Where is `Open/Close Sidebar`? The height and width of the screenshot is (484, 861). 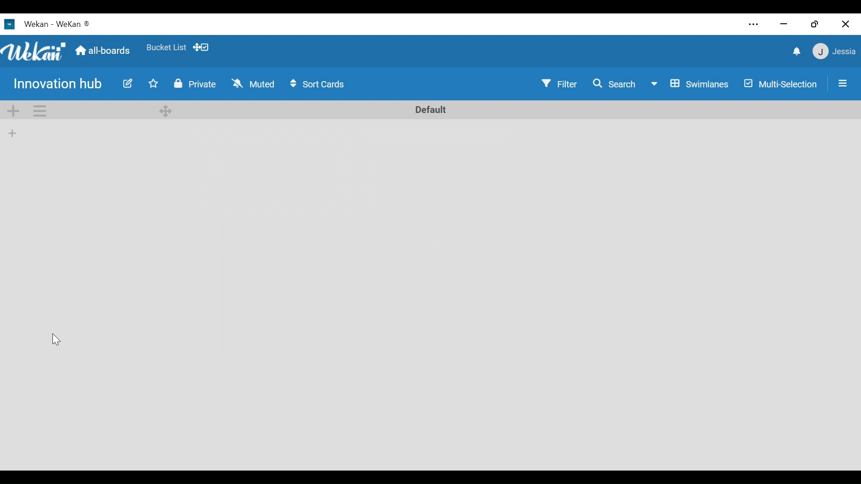
Open/Close Sidebar is located at coordinates (842, 84).